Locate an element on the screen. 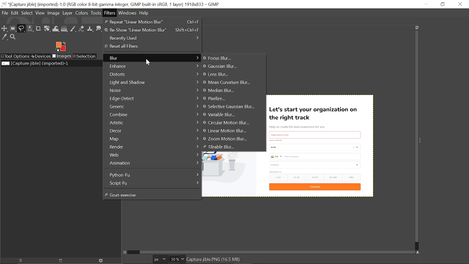 Image resolution: width=469 pixels, height=264 pixels. Devices is located at coordinates (41, 56).